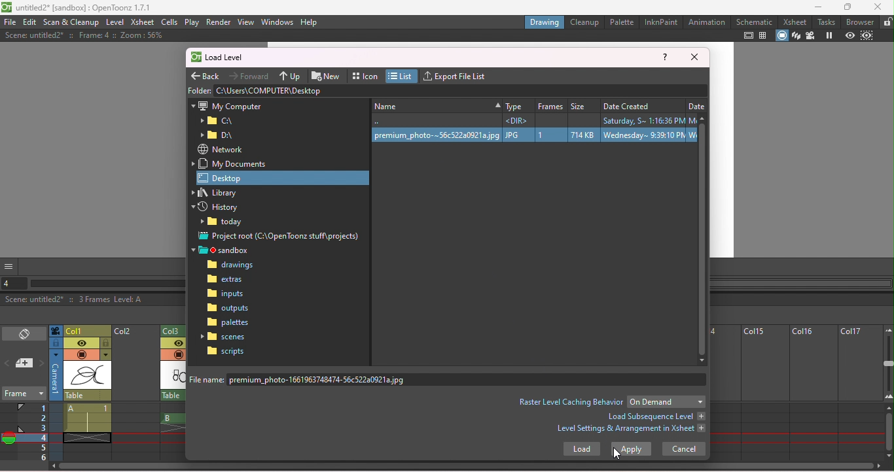  Describe the element at coordinates (762, 393) in the screenshot. I see `Column 15` at that location.